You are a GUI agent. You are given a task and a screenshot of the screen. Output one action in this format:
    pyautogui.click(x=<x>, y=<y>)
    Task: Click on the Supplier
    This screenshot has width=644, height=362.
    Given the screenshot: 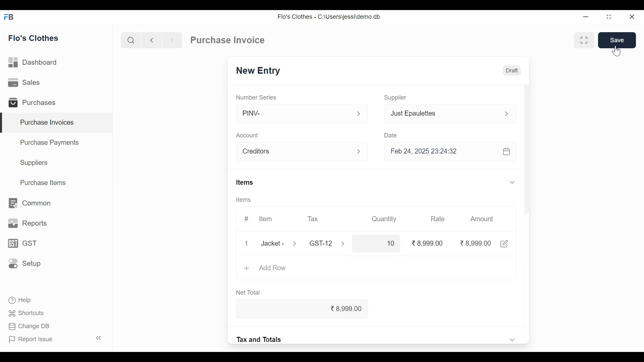 What is the action you would take?
    pyautogui.click(x=397, y=98)
    